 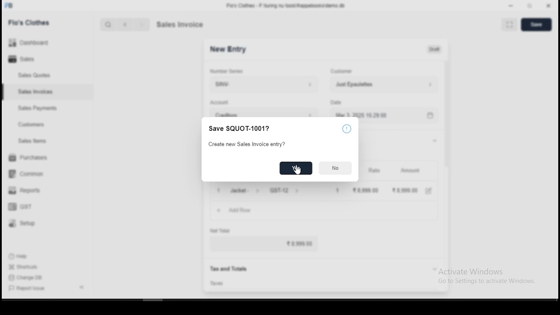 What do you see at coordinates (243, 128) in the screenshot?
I see `Save SQUOT-1001?` at bounding box center [243, 128].